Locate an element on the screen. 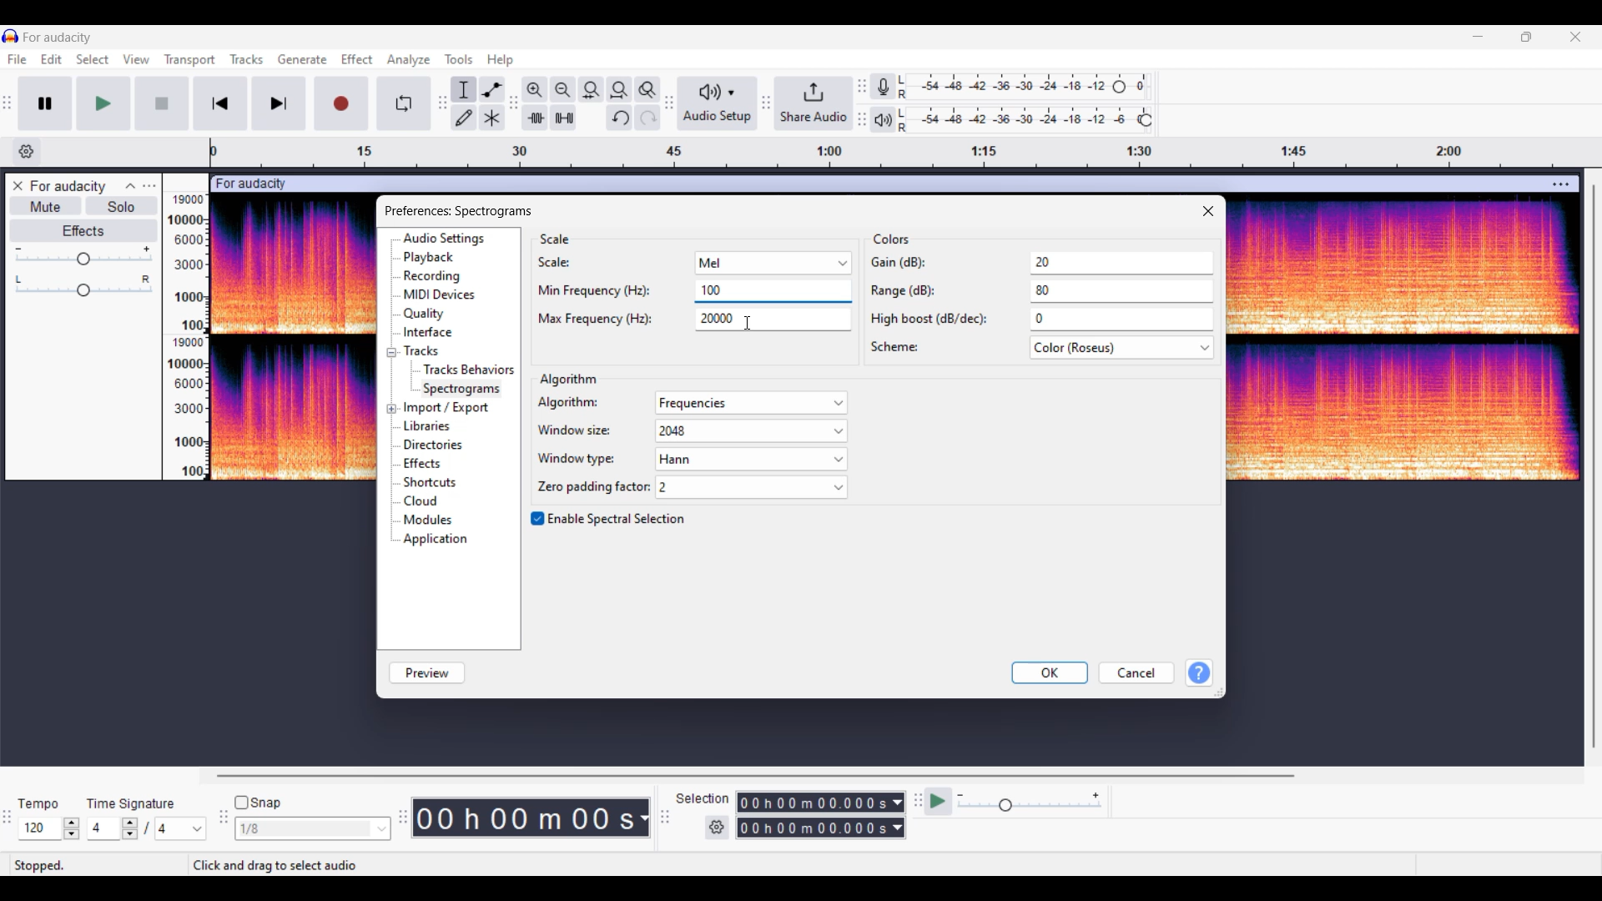  Transport menu is located at coordinates (190, 61).